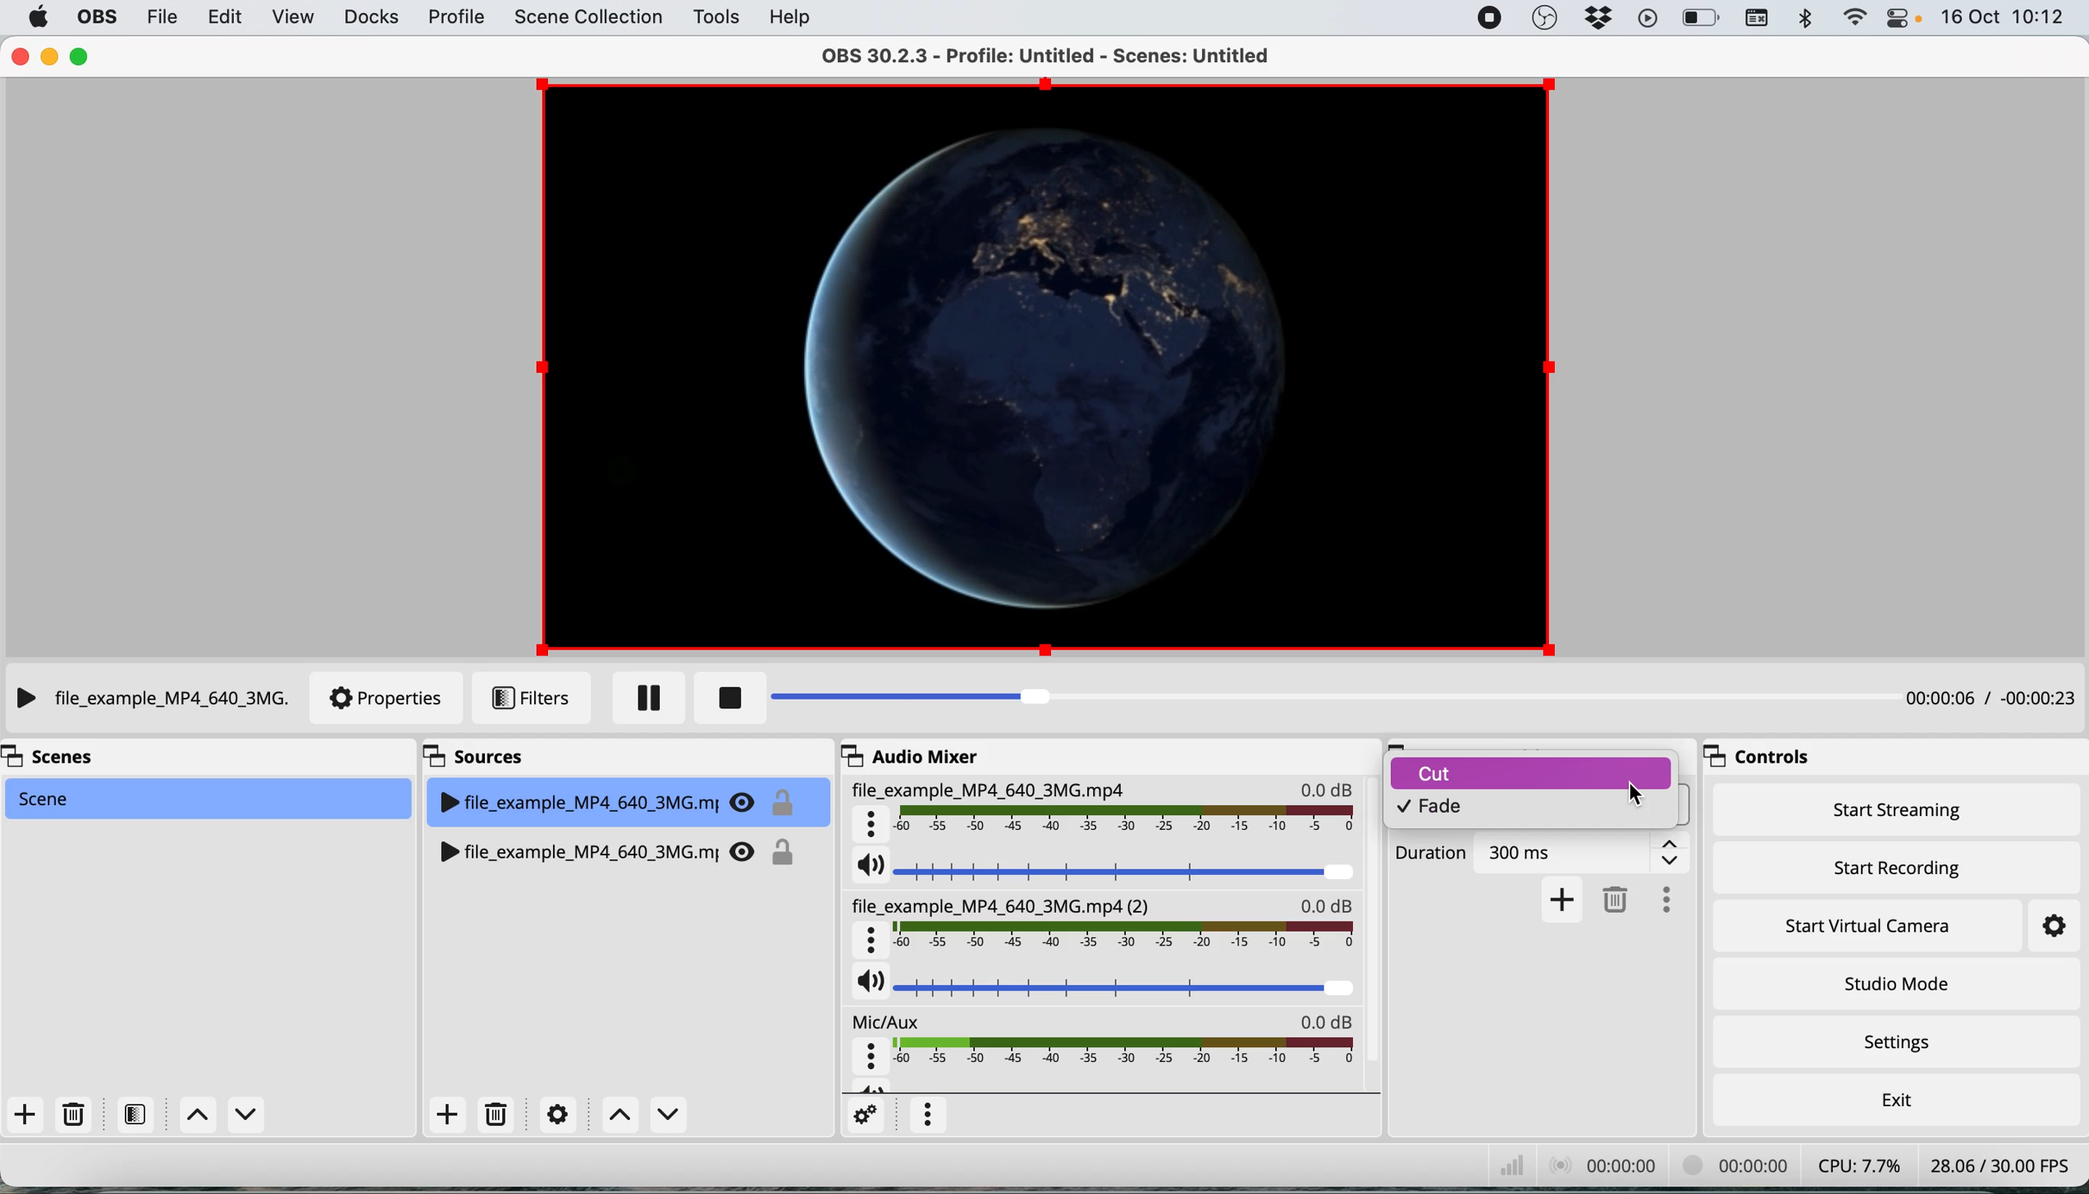 Image resolution: width=2089 pixels, height=1194 pixels. Describe the element at coordinates (1907, 18) in the screenshot. I see `control center` at that location.